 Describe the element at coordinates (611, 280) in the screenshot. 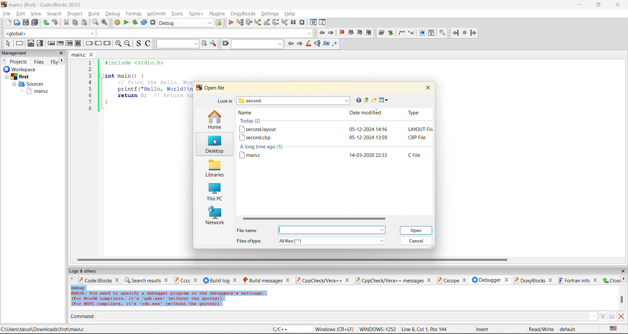

I see `close` at that location.